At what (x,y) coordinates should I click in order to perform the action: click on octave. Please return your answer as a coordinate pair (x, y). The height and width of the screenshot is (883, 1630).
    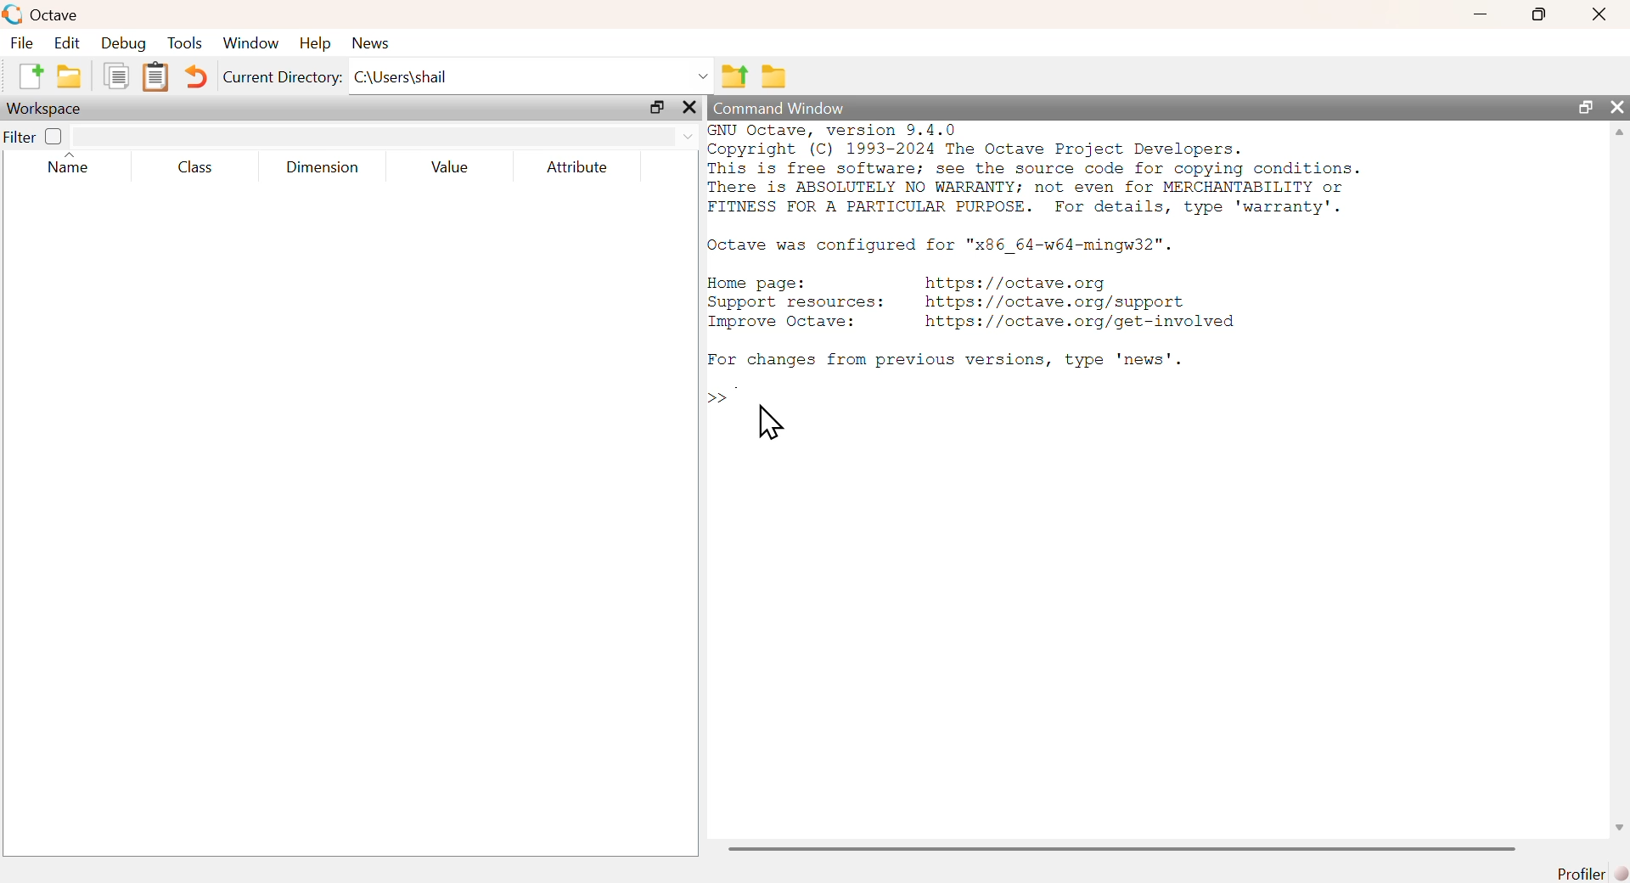
    Looking at the image, I should click on (42, 13).